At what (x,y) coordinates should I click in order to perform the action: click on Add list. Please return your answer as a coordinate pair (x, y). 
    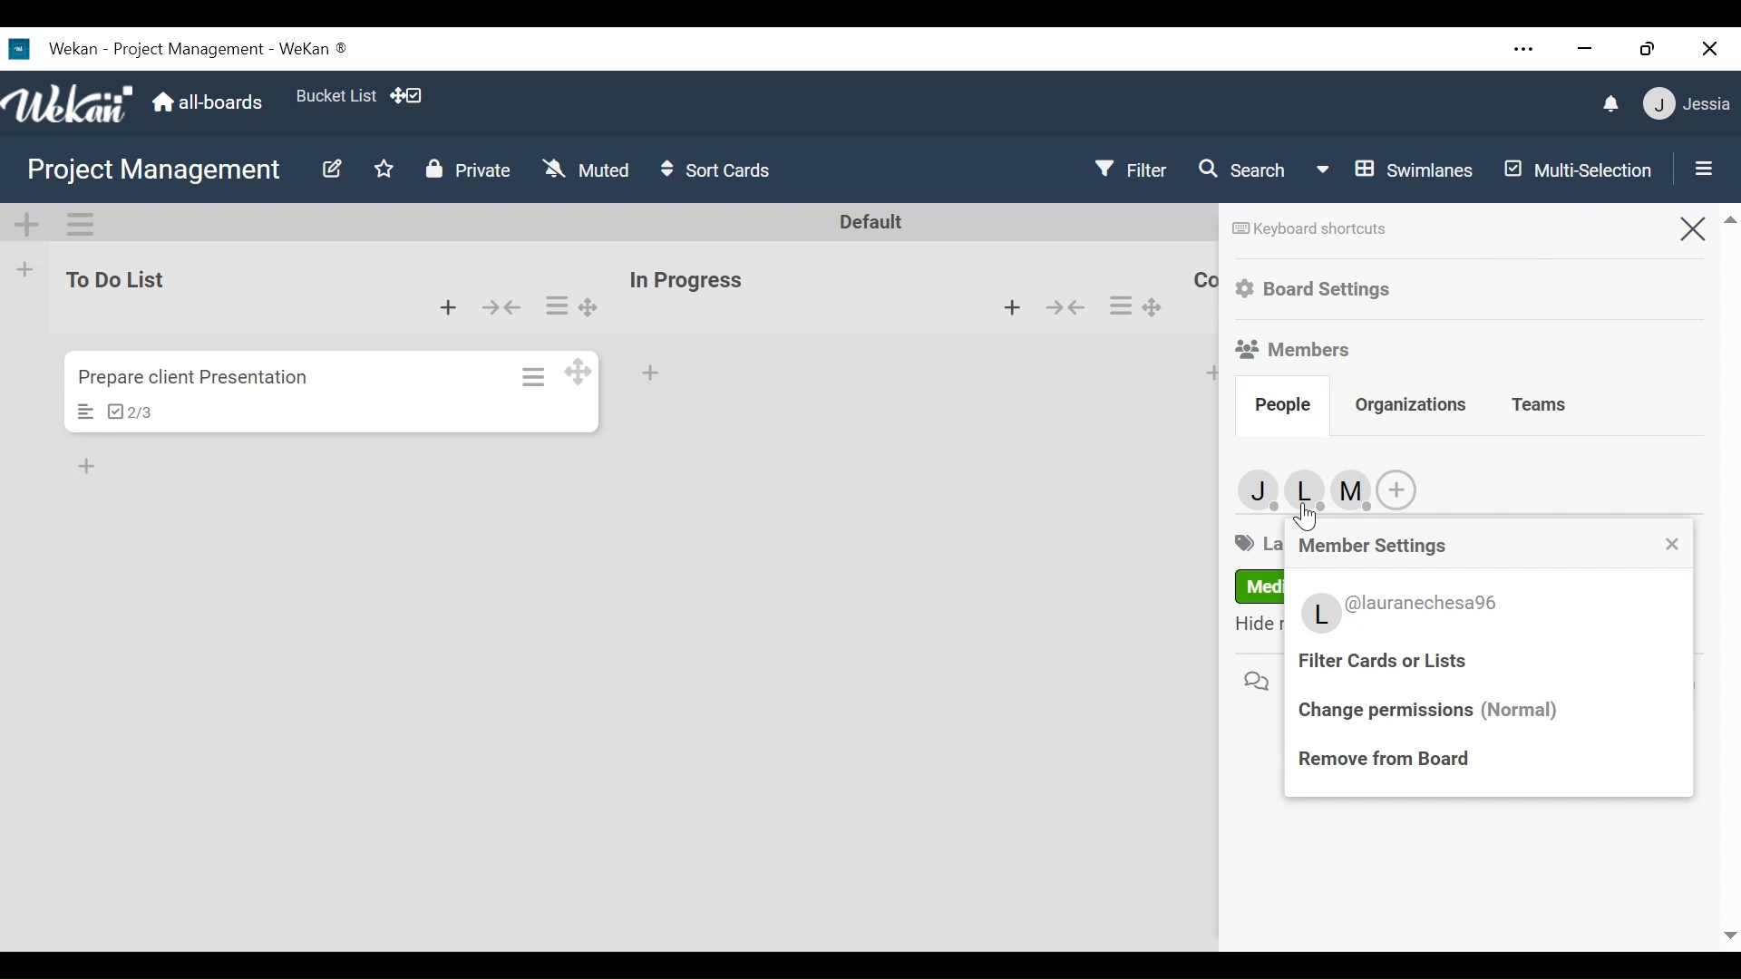
    Looking at the image, I should click on (25, 269).